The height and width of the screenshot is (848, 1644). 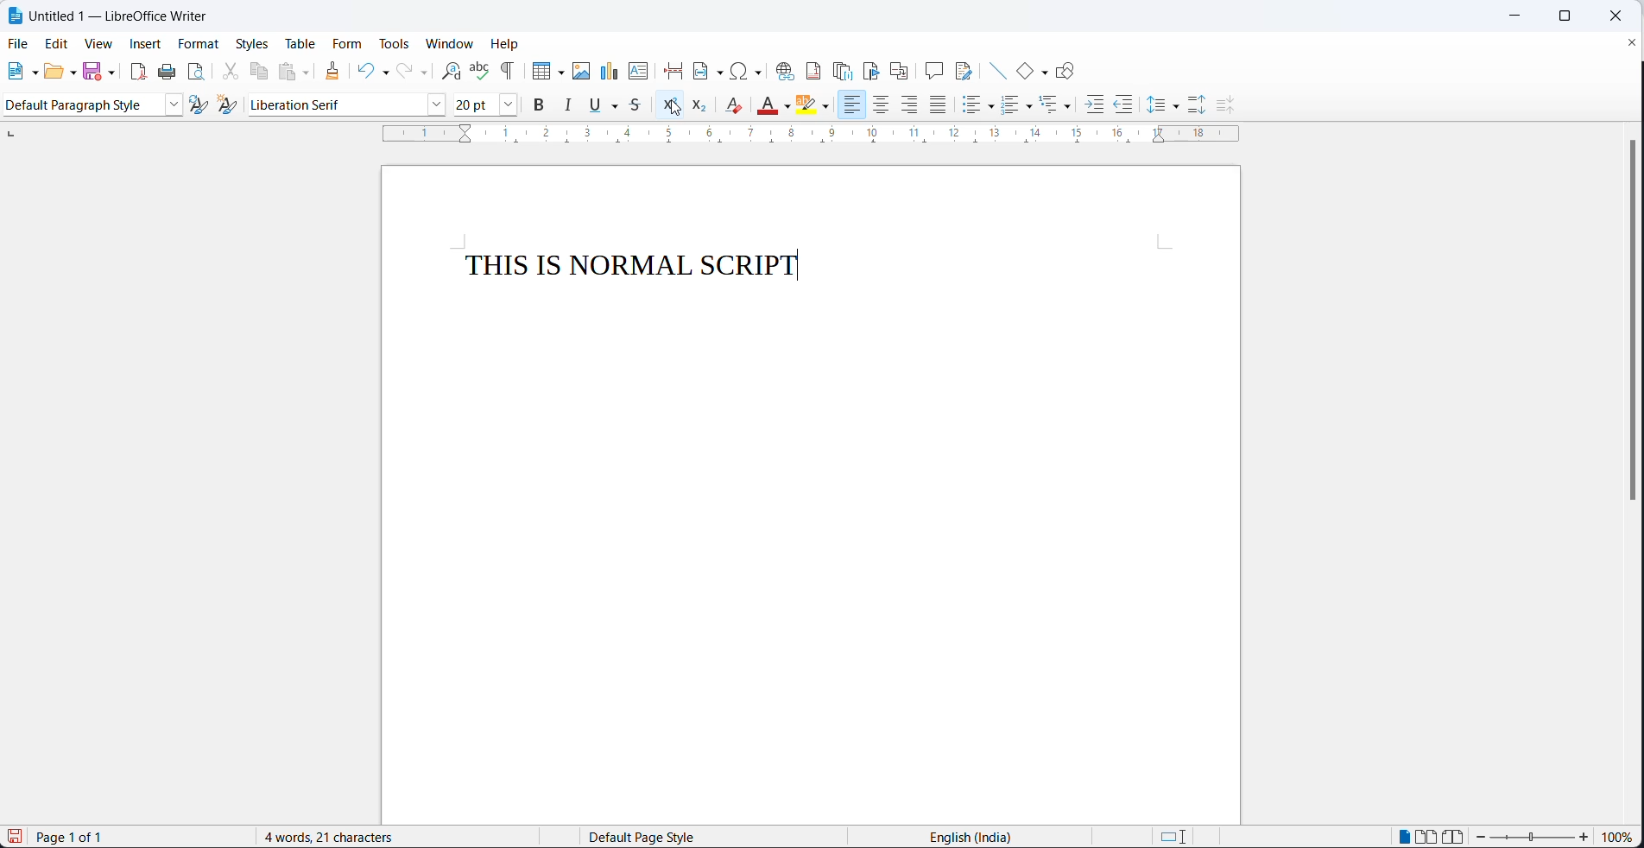 I want to click on copy , so click(x=260, y=70).